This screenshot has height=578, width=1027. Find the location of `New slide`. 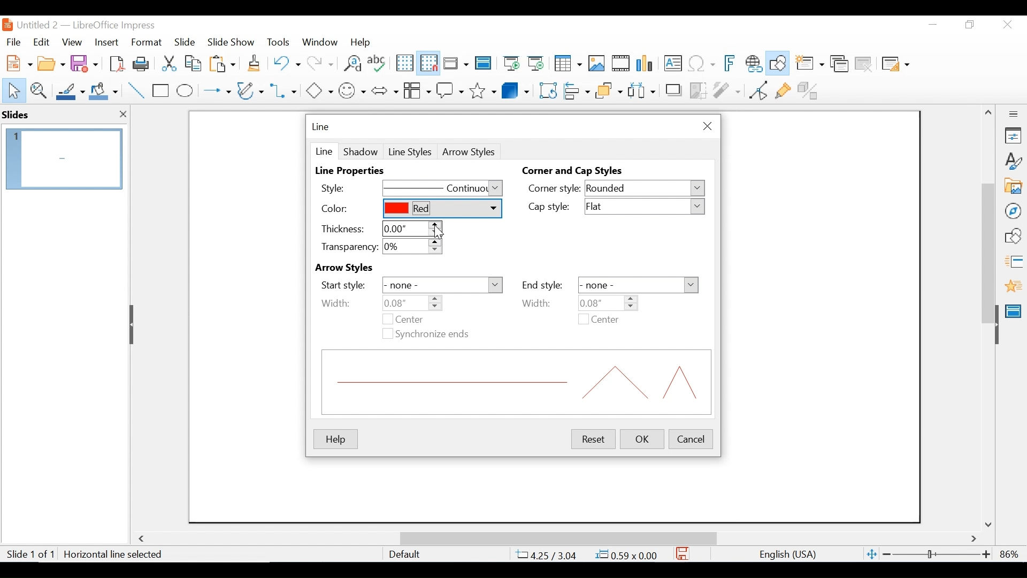

New slide is located at coordinates (809, 64).